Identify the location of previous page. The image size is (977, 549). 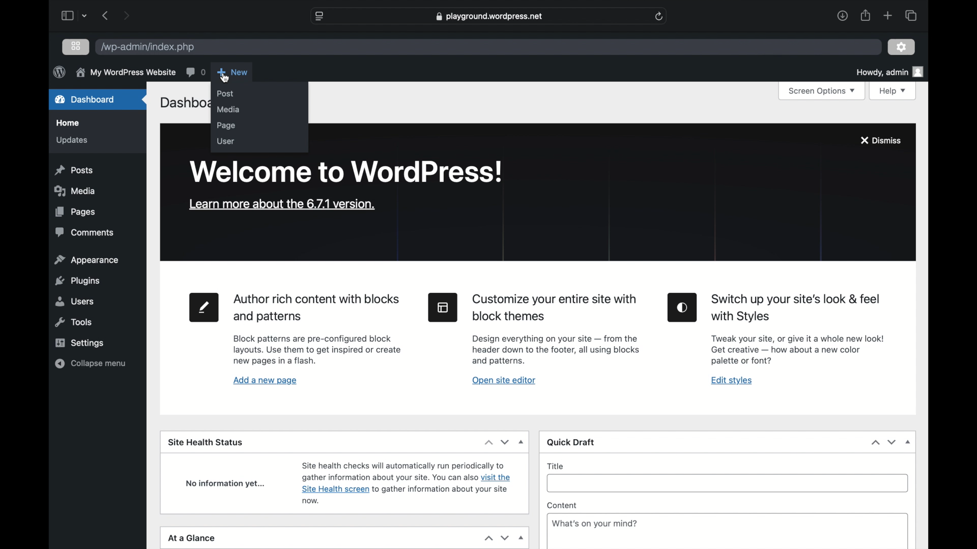
(106, 15).